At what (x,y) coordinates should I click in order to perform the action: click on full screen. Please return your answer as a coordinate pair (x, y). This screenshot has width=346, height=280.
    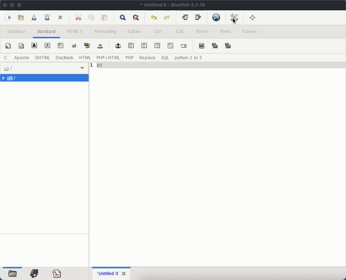
    Looking at the image, I should click on (253, 18).